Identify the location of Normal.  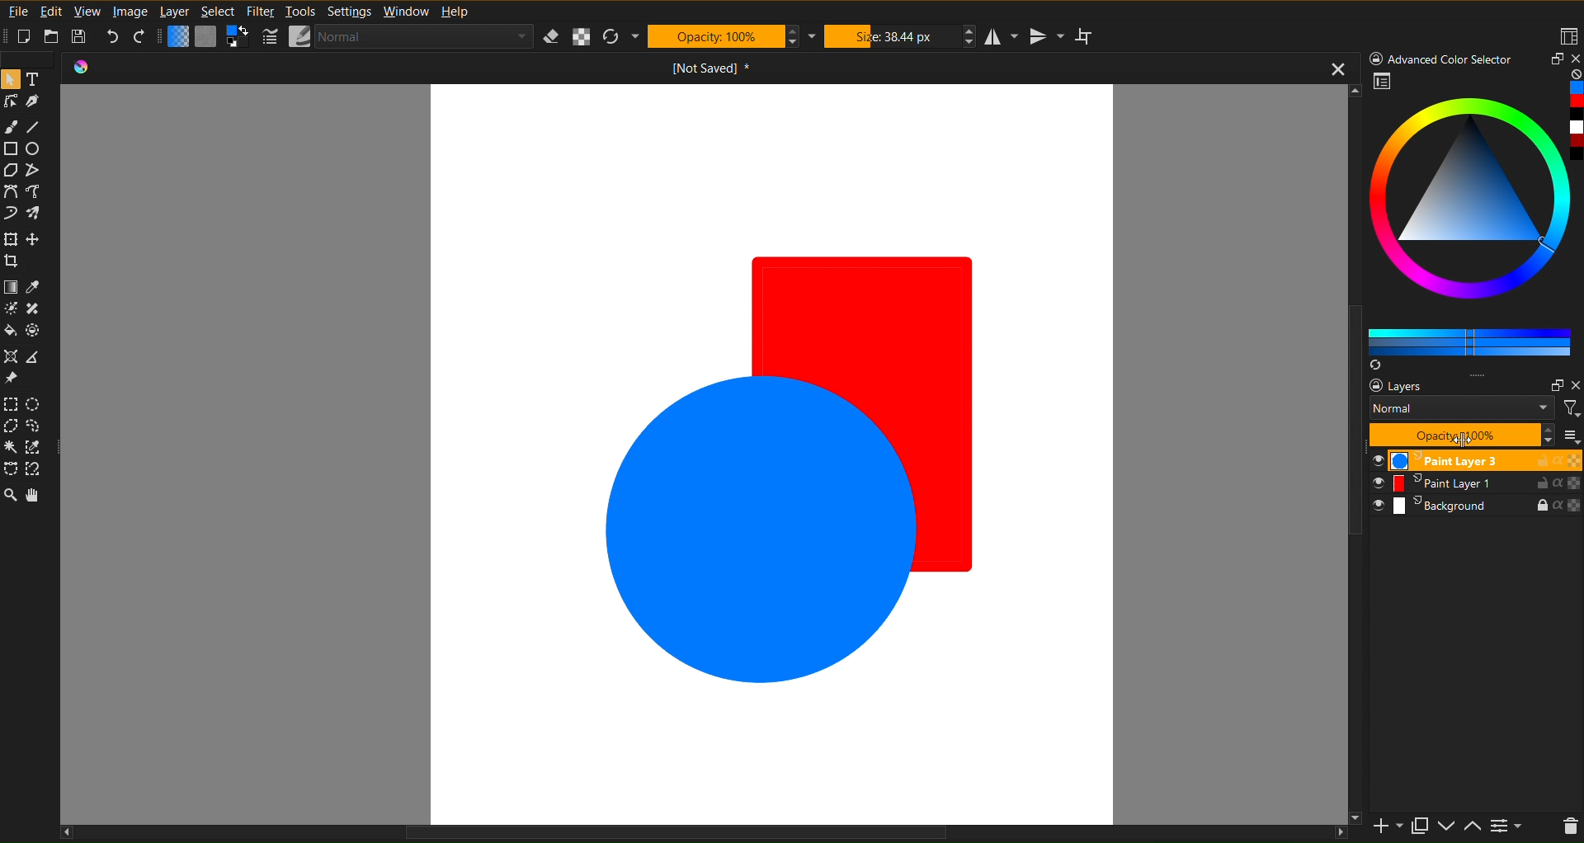
(1460, 408).